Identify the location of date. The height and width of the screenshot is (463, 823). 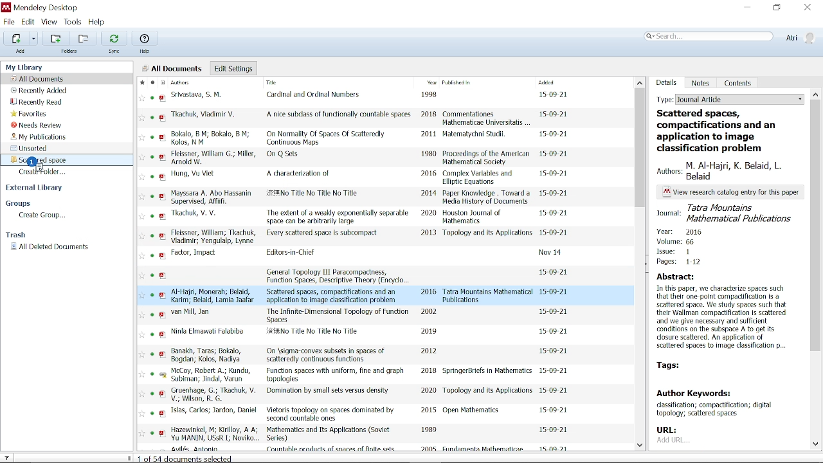
(554, 116).